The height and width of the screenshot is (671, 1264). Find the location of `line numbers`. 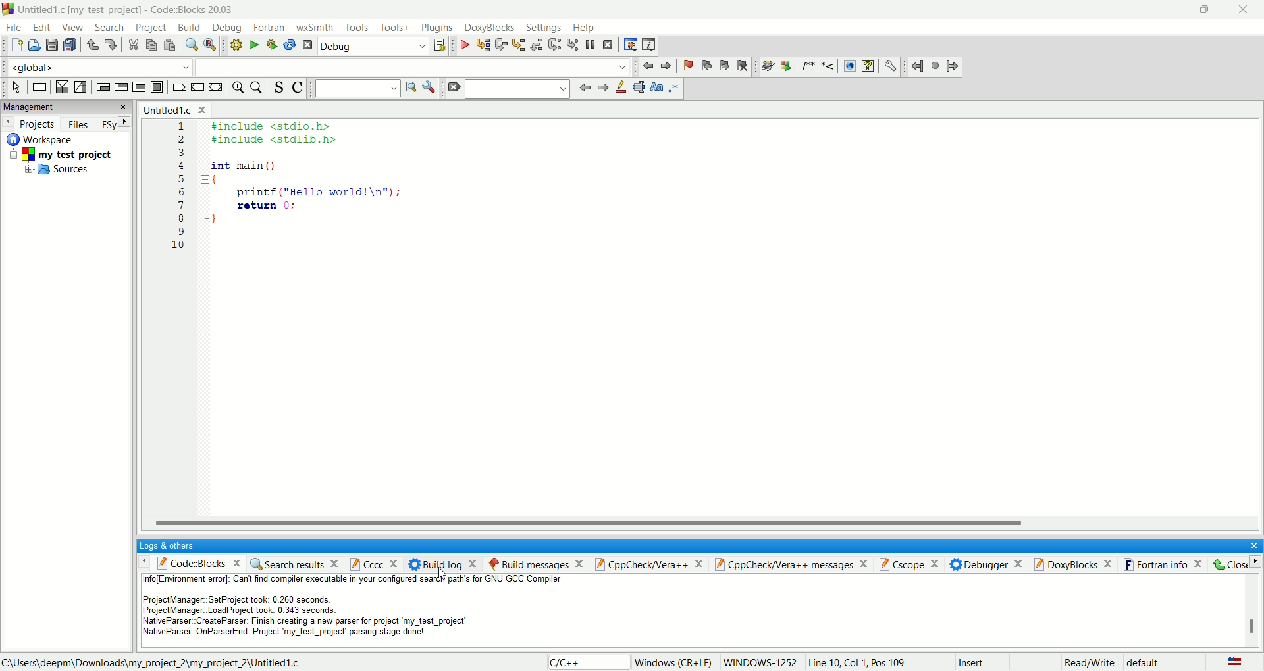

line numbers is located at coordinates (180, 193).